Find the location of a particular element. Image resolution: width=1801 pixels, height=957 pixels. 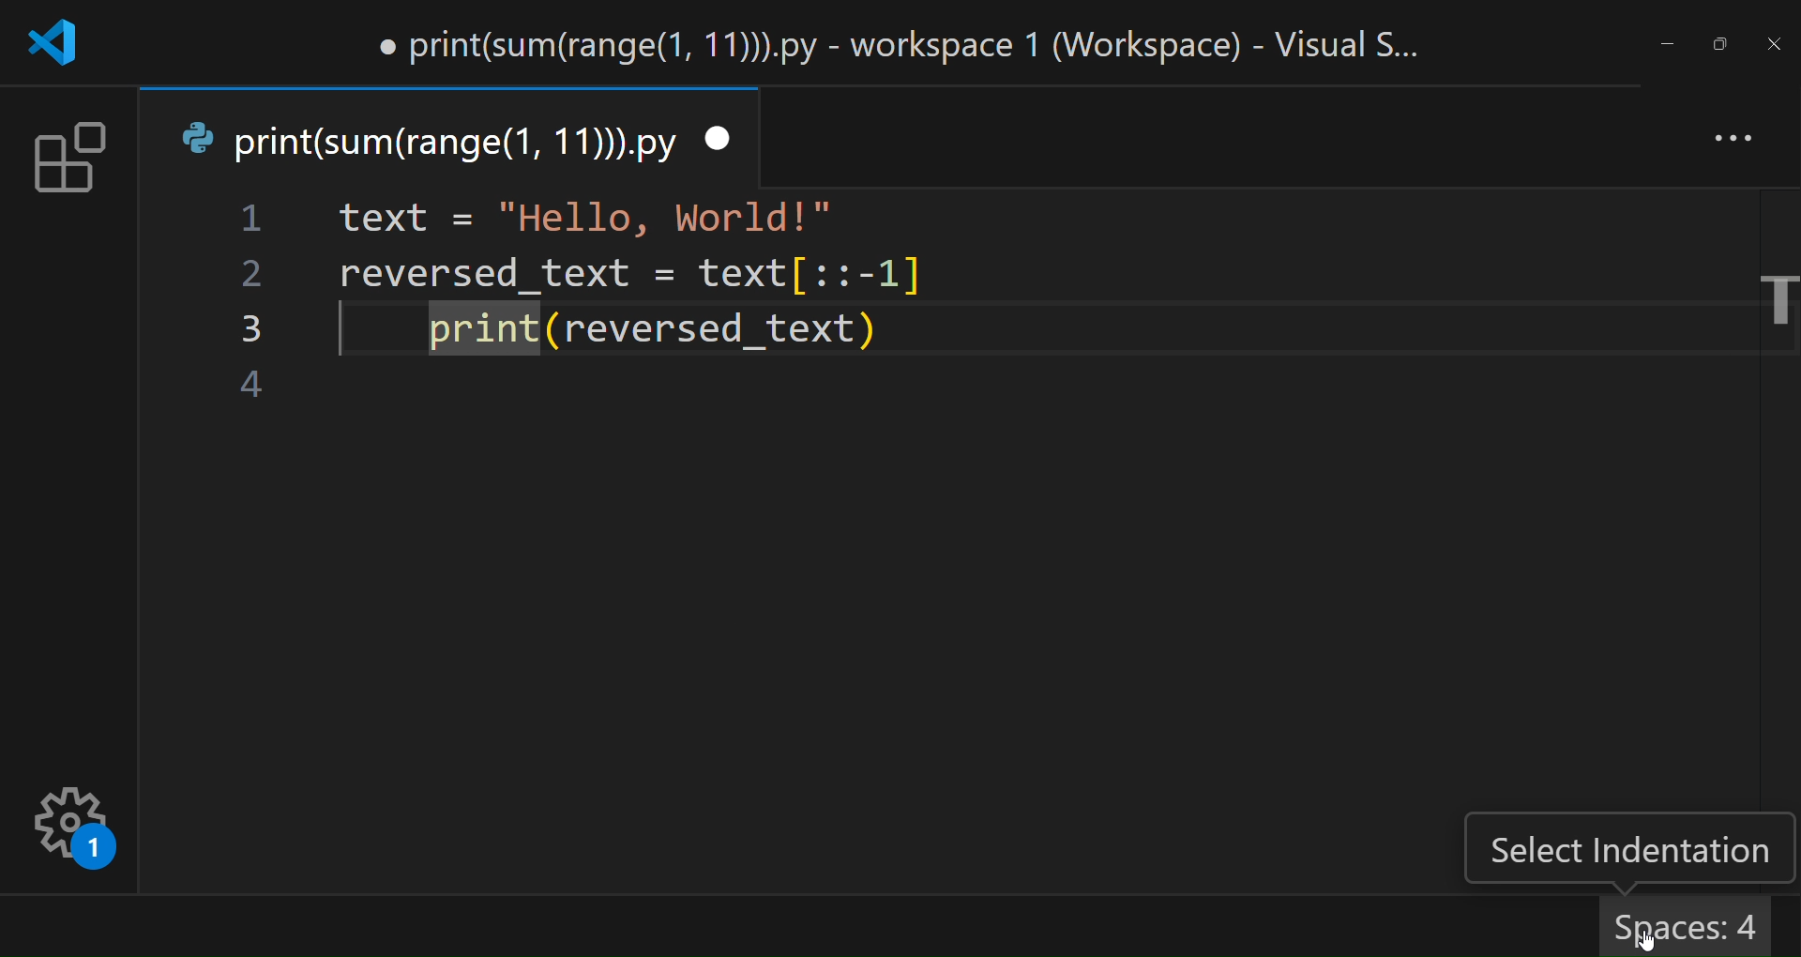

cursor is located at coordinates (1654, 932).